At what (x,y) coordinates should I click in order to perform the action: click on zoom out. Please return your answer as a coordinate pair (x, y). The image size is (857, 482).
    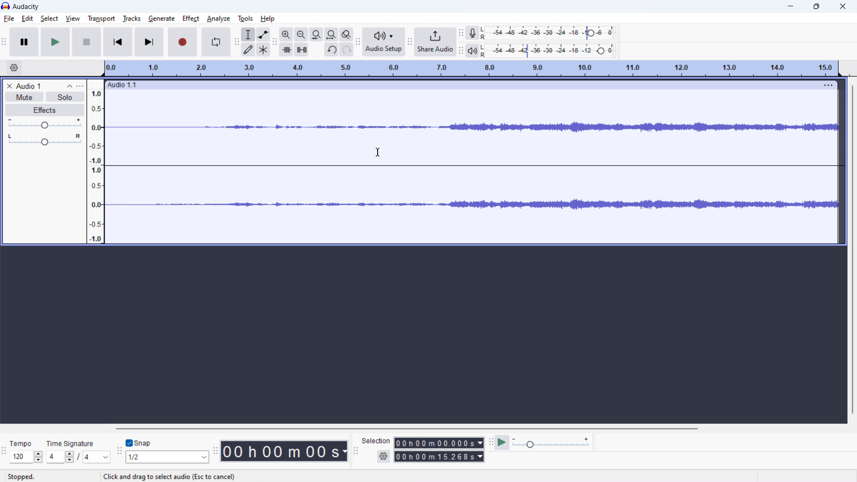
    Looking at the image, I should click on (301, 34).